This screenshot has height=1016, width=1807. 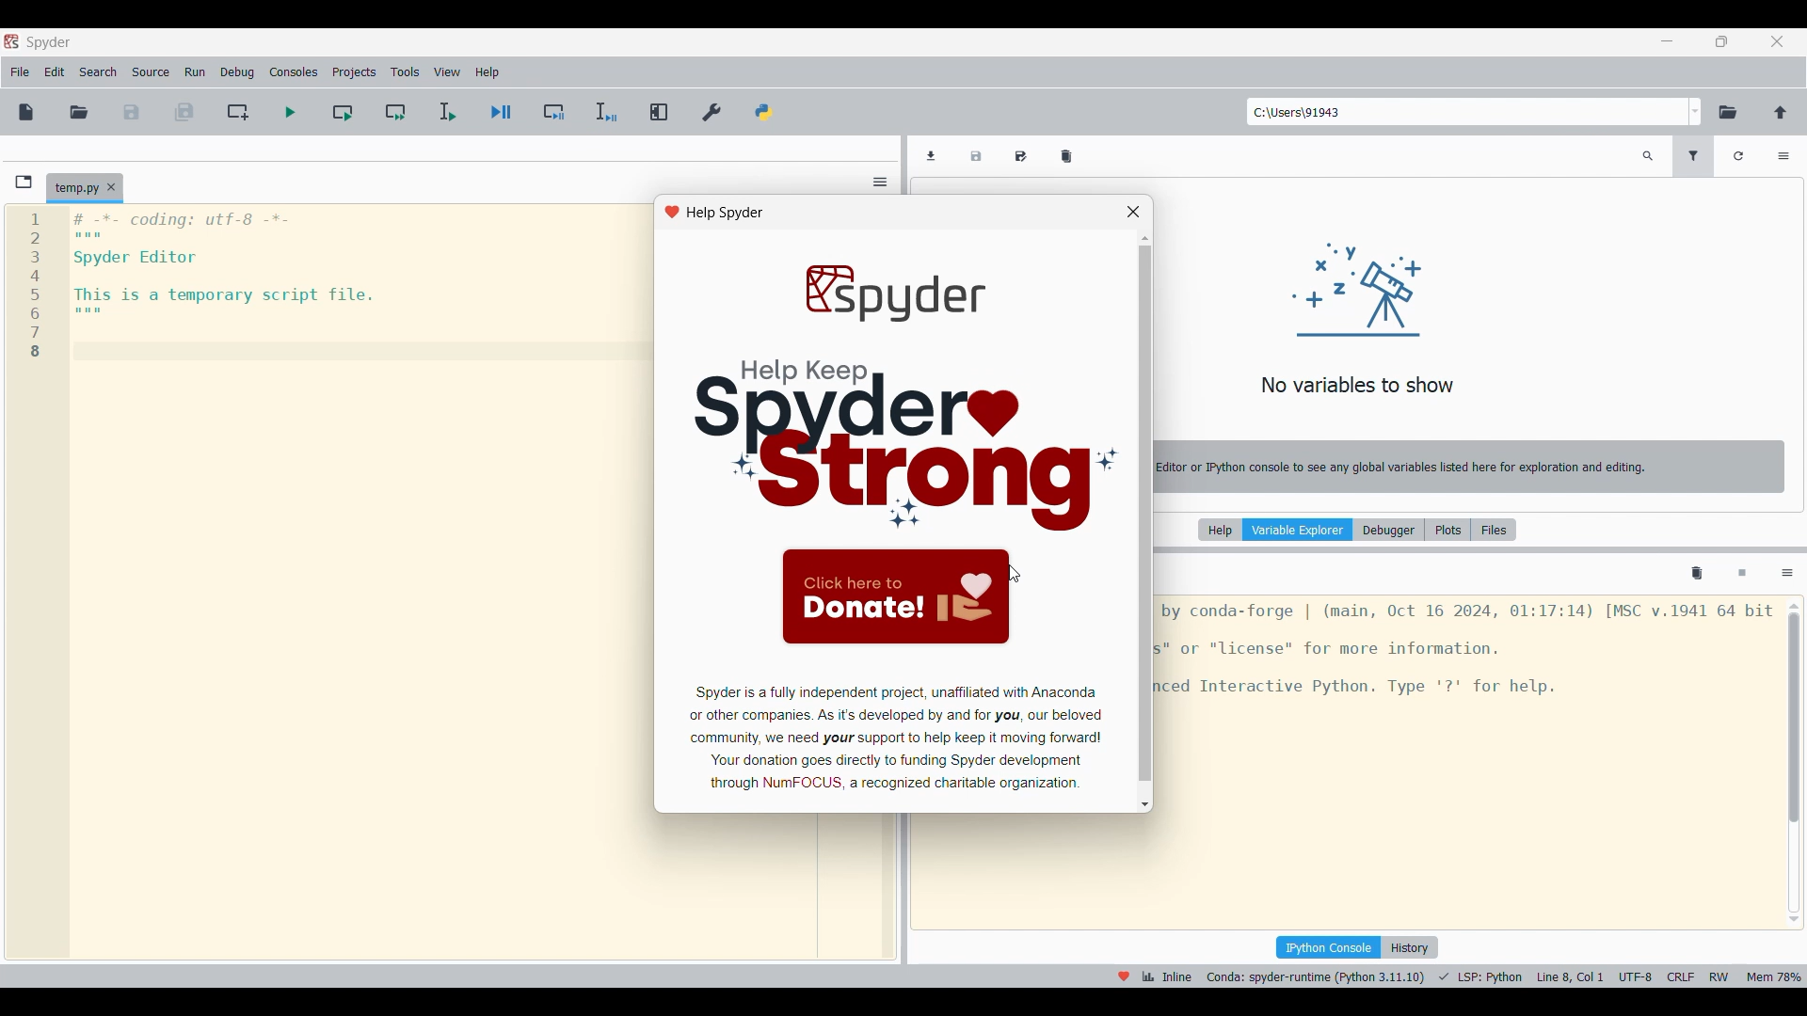 What do you see at coordinates (1390, 530) in the screenshot?
I see `Debugger` at bounding box center [1390, 530].